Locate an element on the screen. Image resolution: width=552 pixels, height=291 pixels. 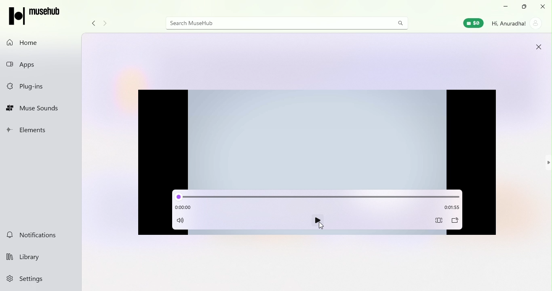
Muse wallet is located at coordinates (472, 23).